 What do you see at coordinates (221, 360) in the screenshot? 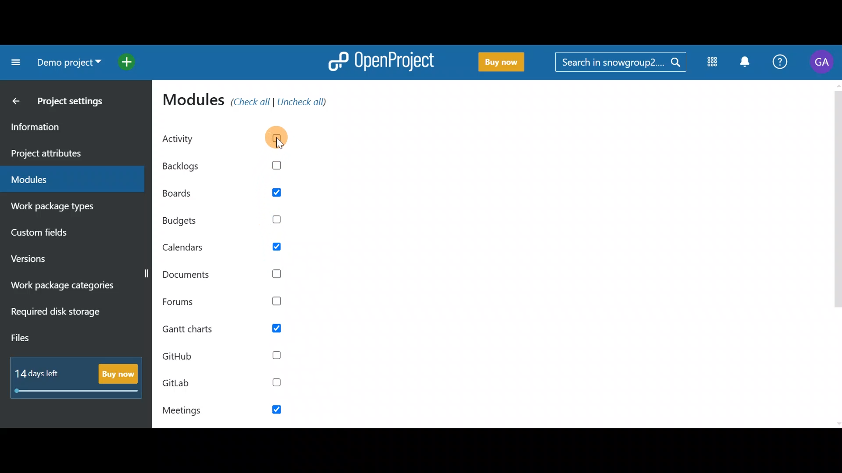
I see `Github` at bounding box center [221, 360].